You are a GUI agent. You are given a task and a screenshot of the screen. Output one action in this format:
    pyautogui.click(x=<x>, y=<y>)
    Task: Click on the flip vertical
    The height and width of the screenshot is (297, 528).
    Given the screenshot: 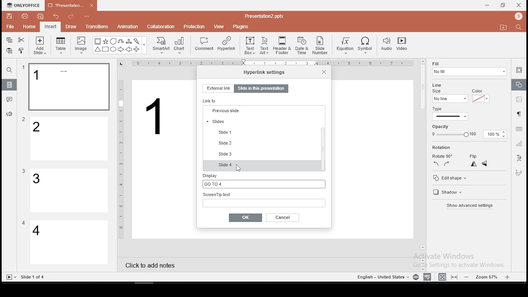 What is the action you would take?
    pyautogui.click(x=485, y=165)
    